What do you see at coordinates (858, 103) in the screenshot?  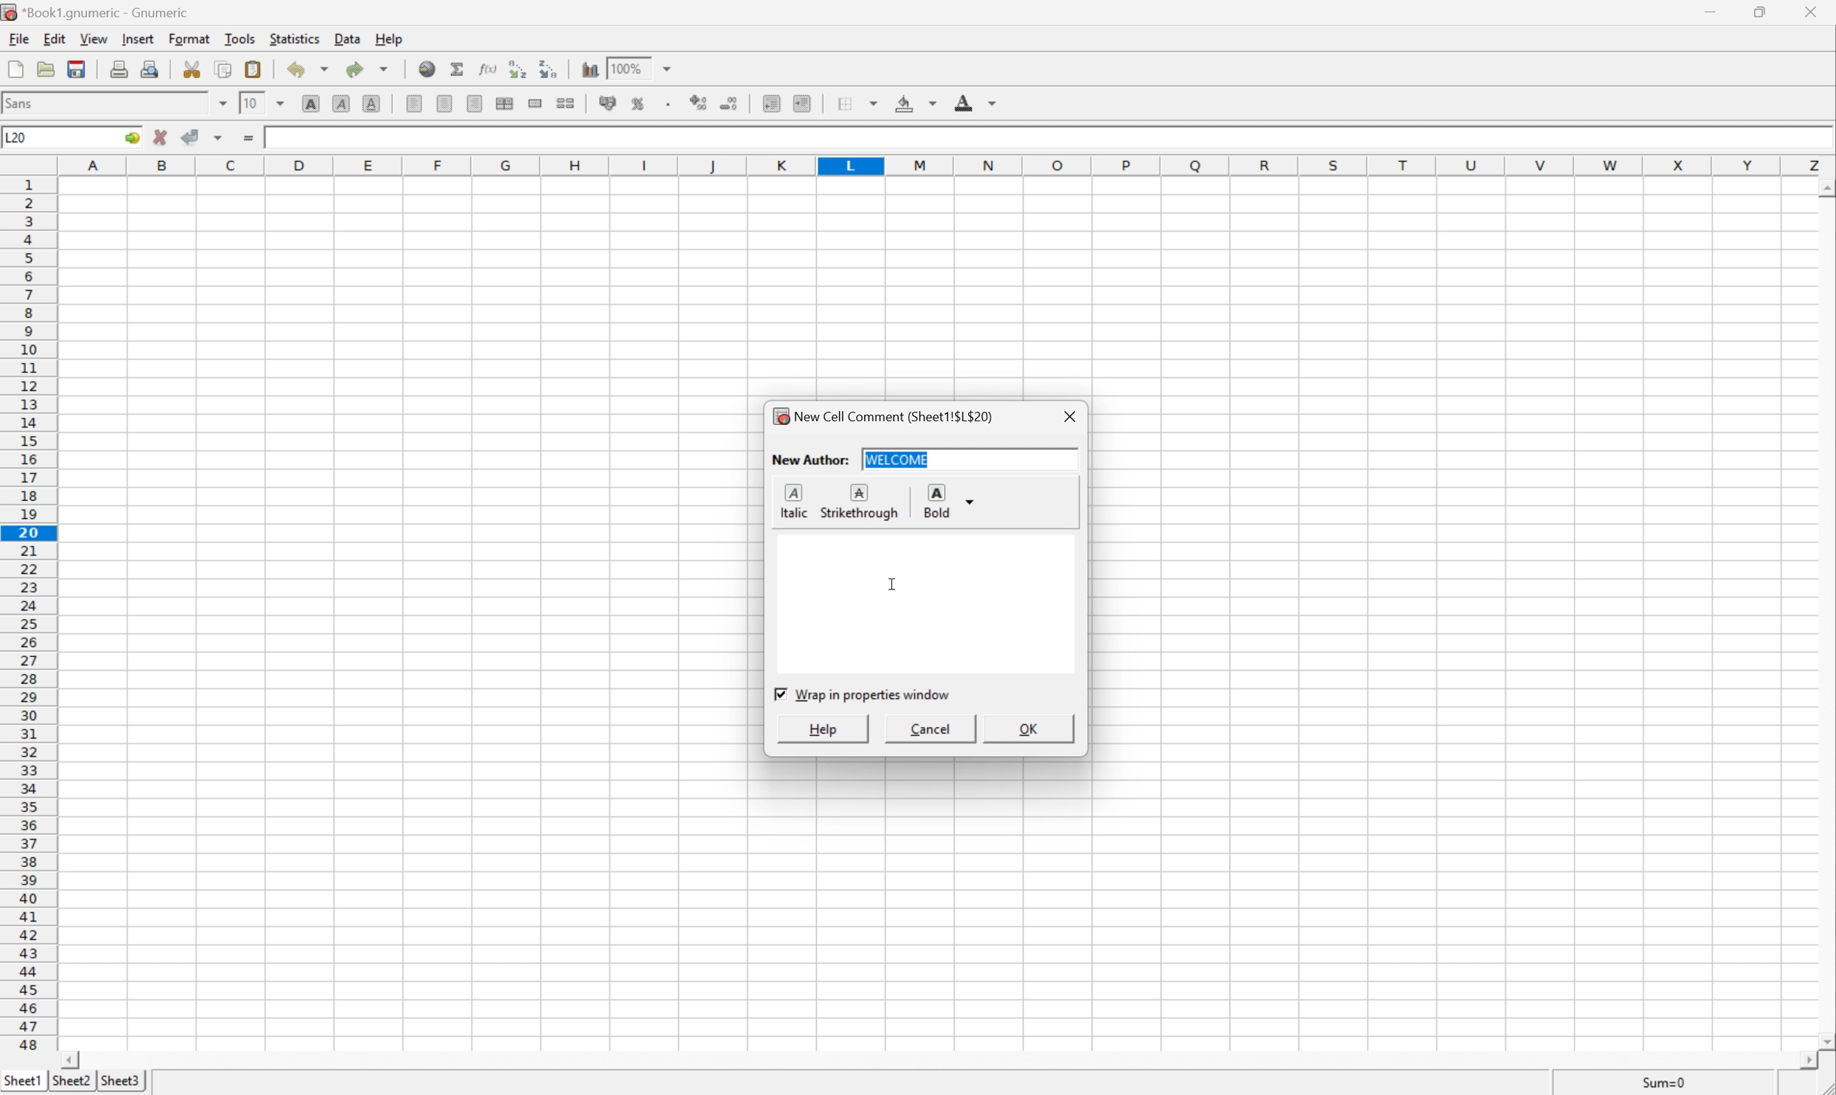 I see `Borders` at bounding box center [858, 103].